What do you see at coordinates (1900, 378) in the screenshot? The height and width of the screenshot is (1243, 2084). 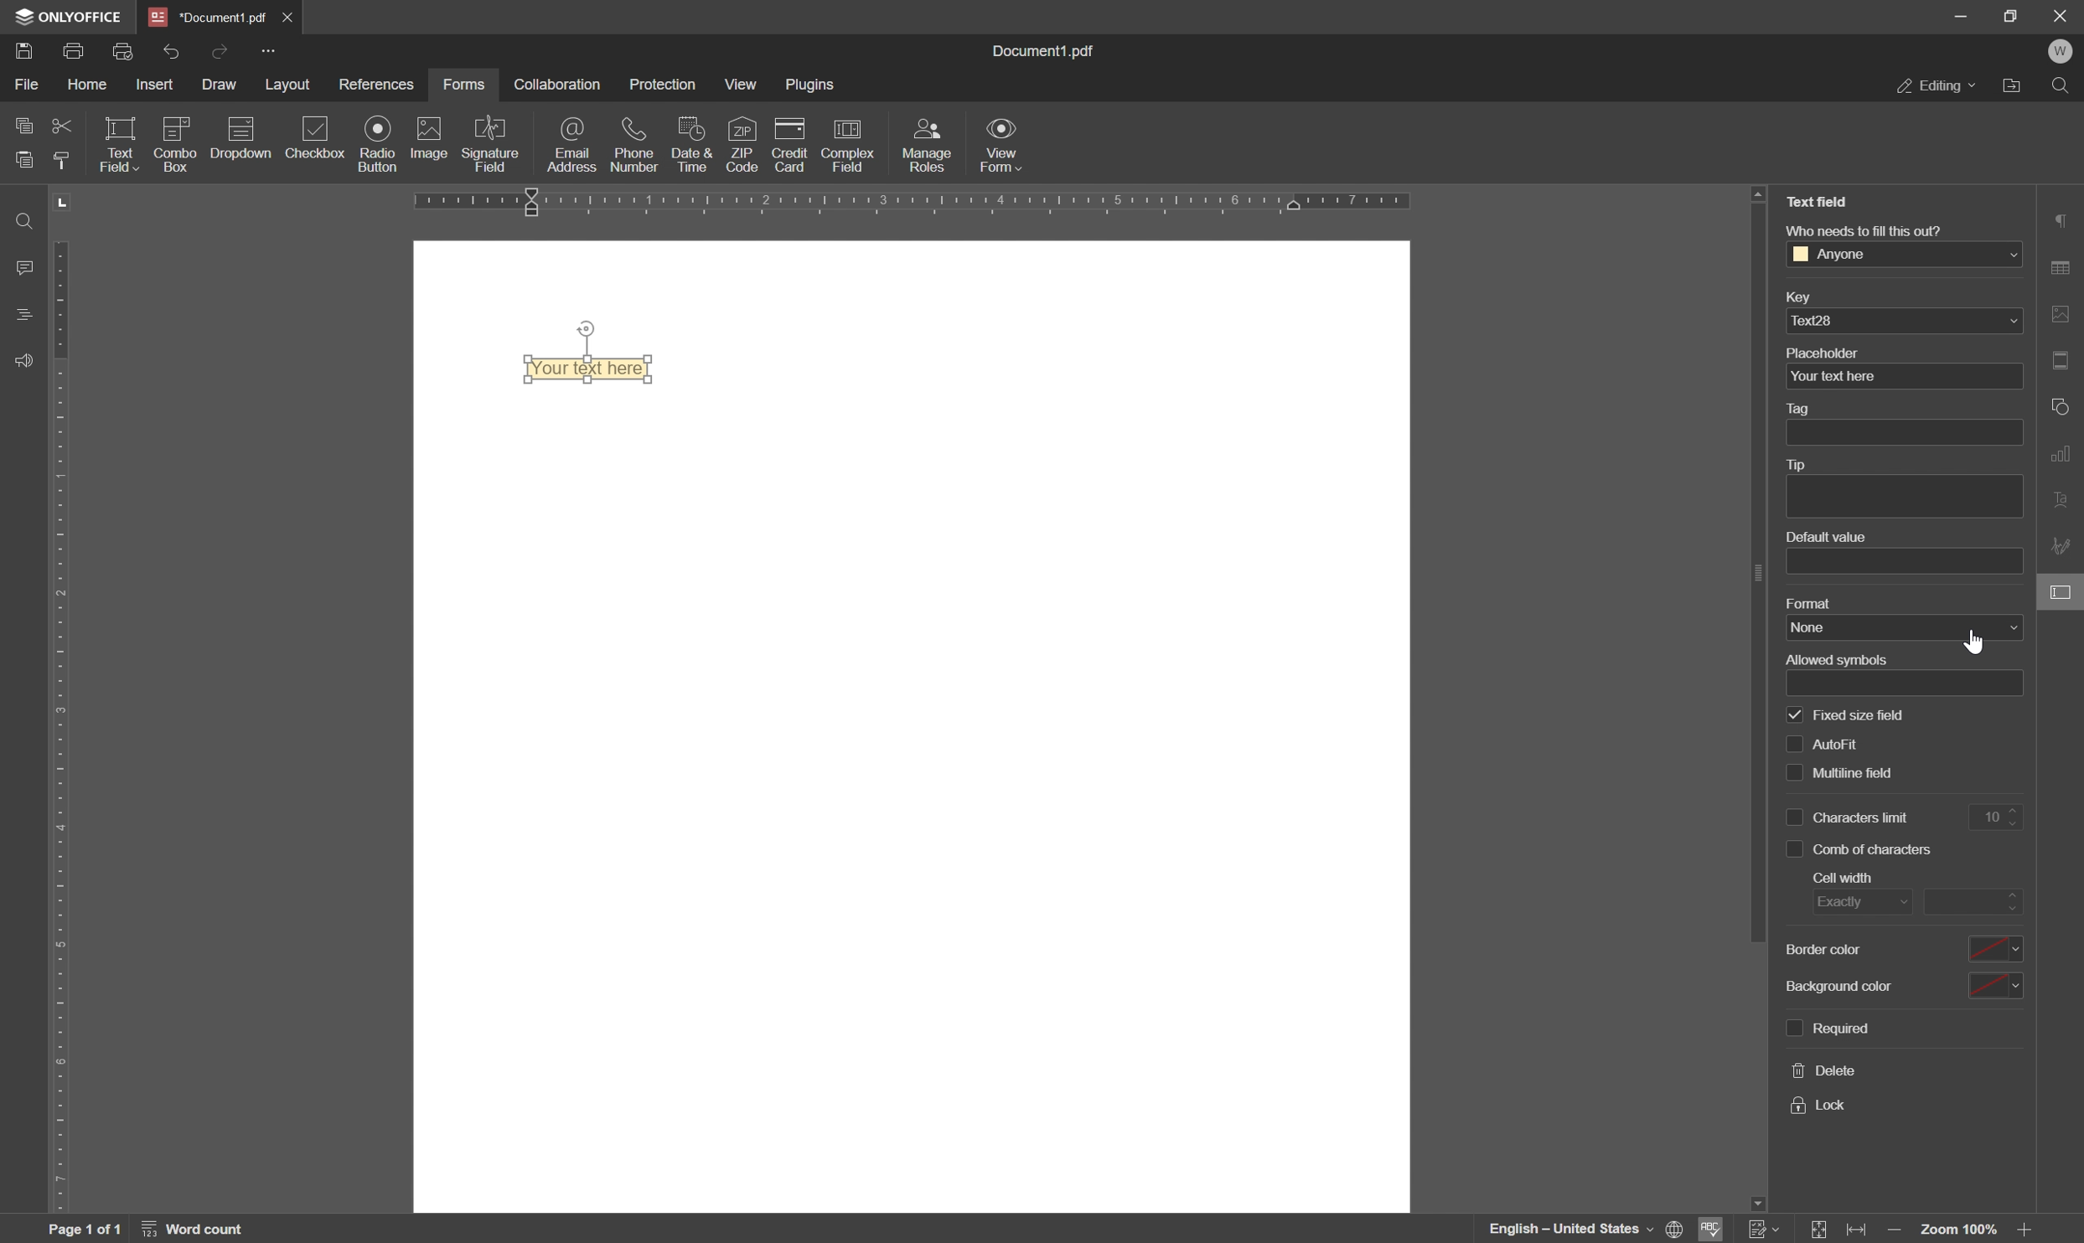 I see `your text here` at bounding box center [1900, 378].